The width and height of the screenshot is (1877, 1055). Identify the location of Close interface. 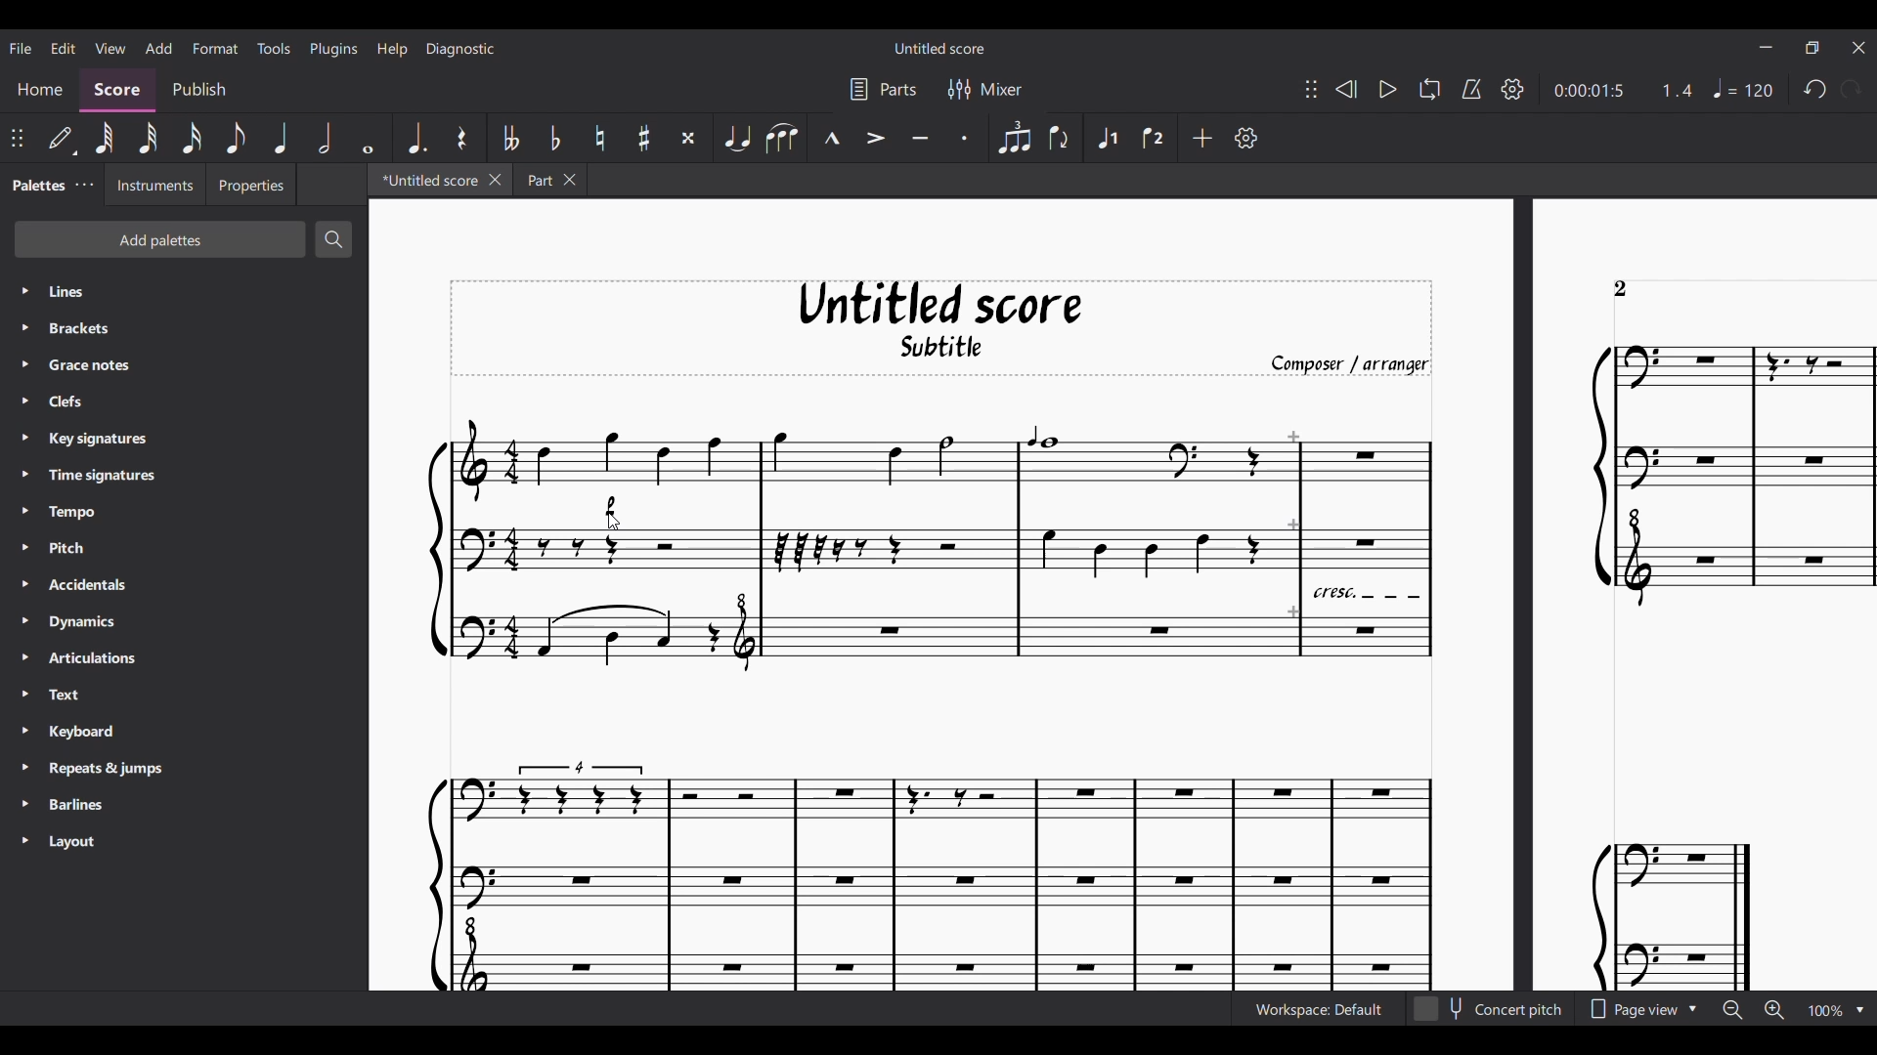
(1858, 48).